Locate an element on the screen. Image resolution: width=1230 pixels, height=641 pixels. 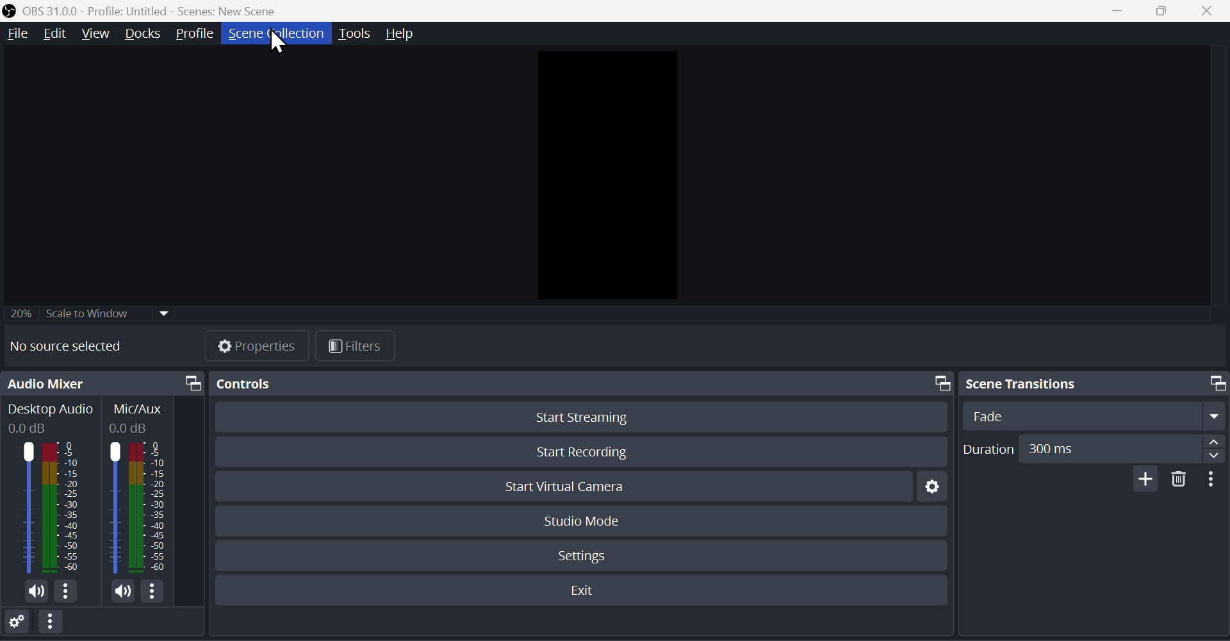
Tools is located at coordinates (356, 32).